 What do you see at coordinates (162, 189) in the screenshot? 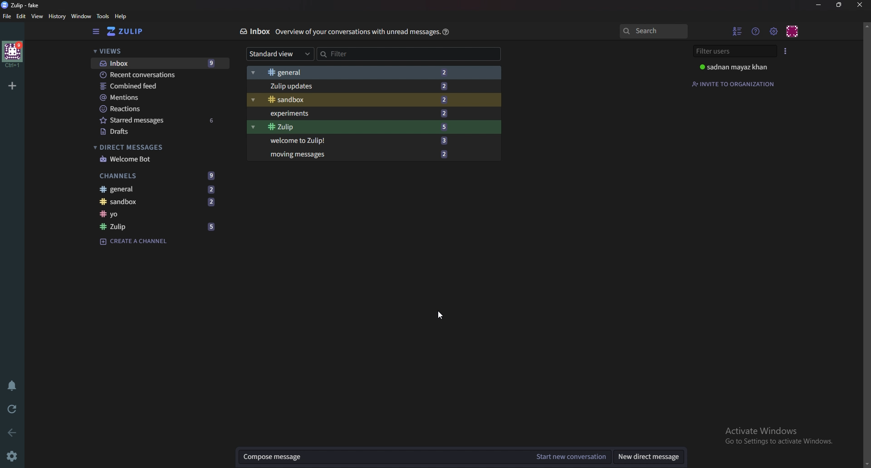
I see `General` at bounding box center [162, 189].